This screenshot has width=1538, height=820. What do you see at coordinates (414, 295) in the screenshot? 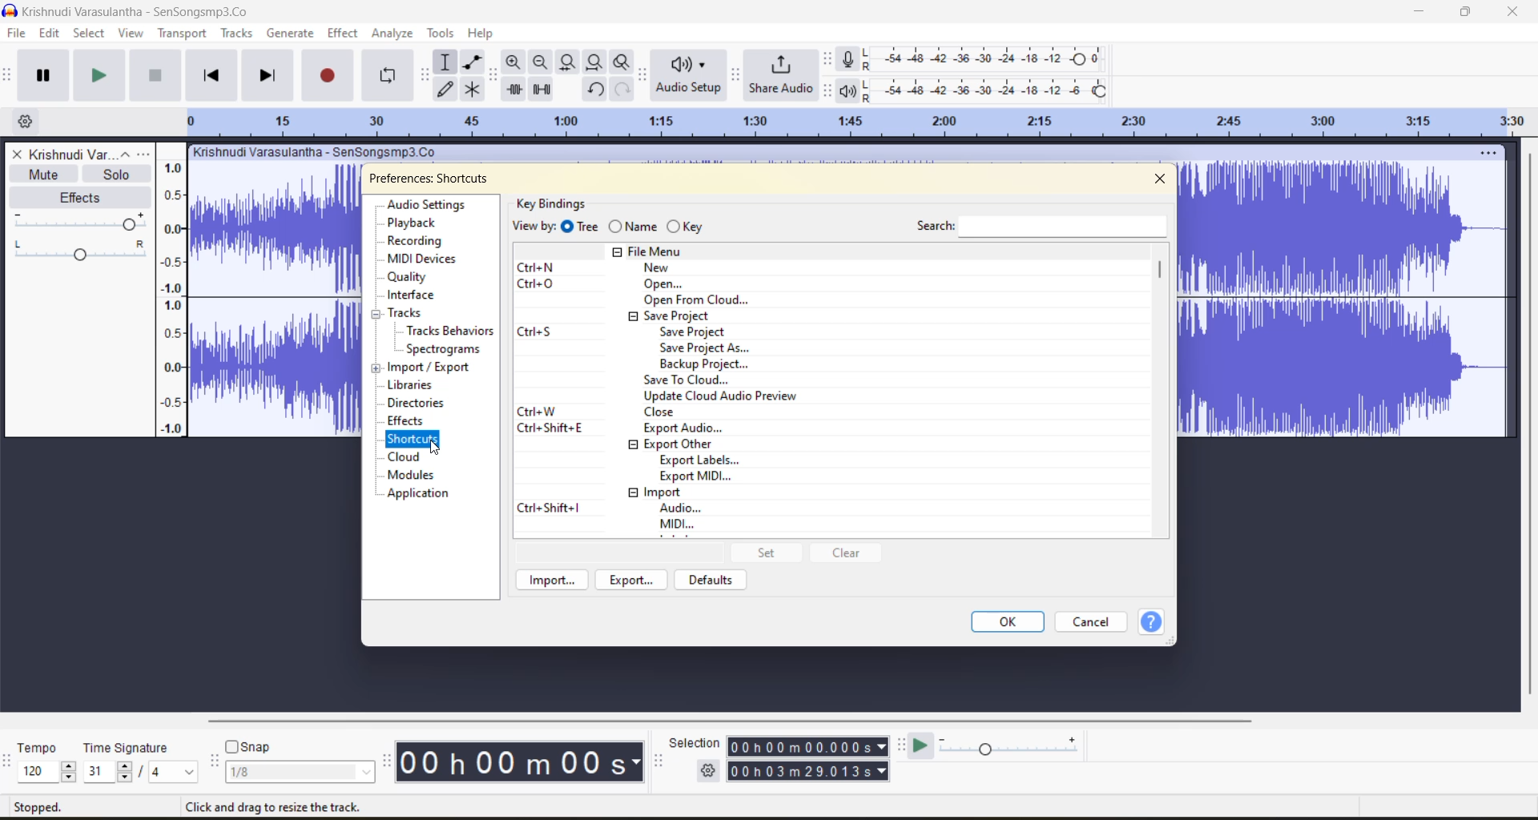
I see `interface` at bounding box center [414, 295].